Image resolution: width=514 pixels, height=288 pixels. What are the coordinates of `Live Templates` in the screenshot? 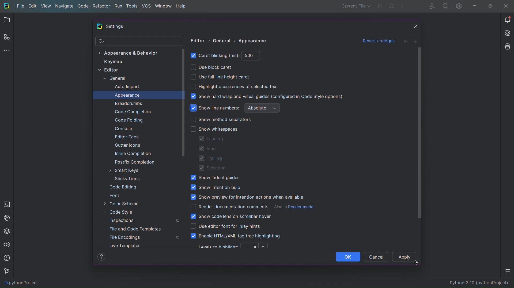 It's located at (125, 246).